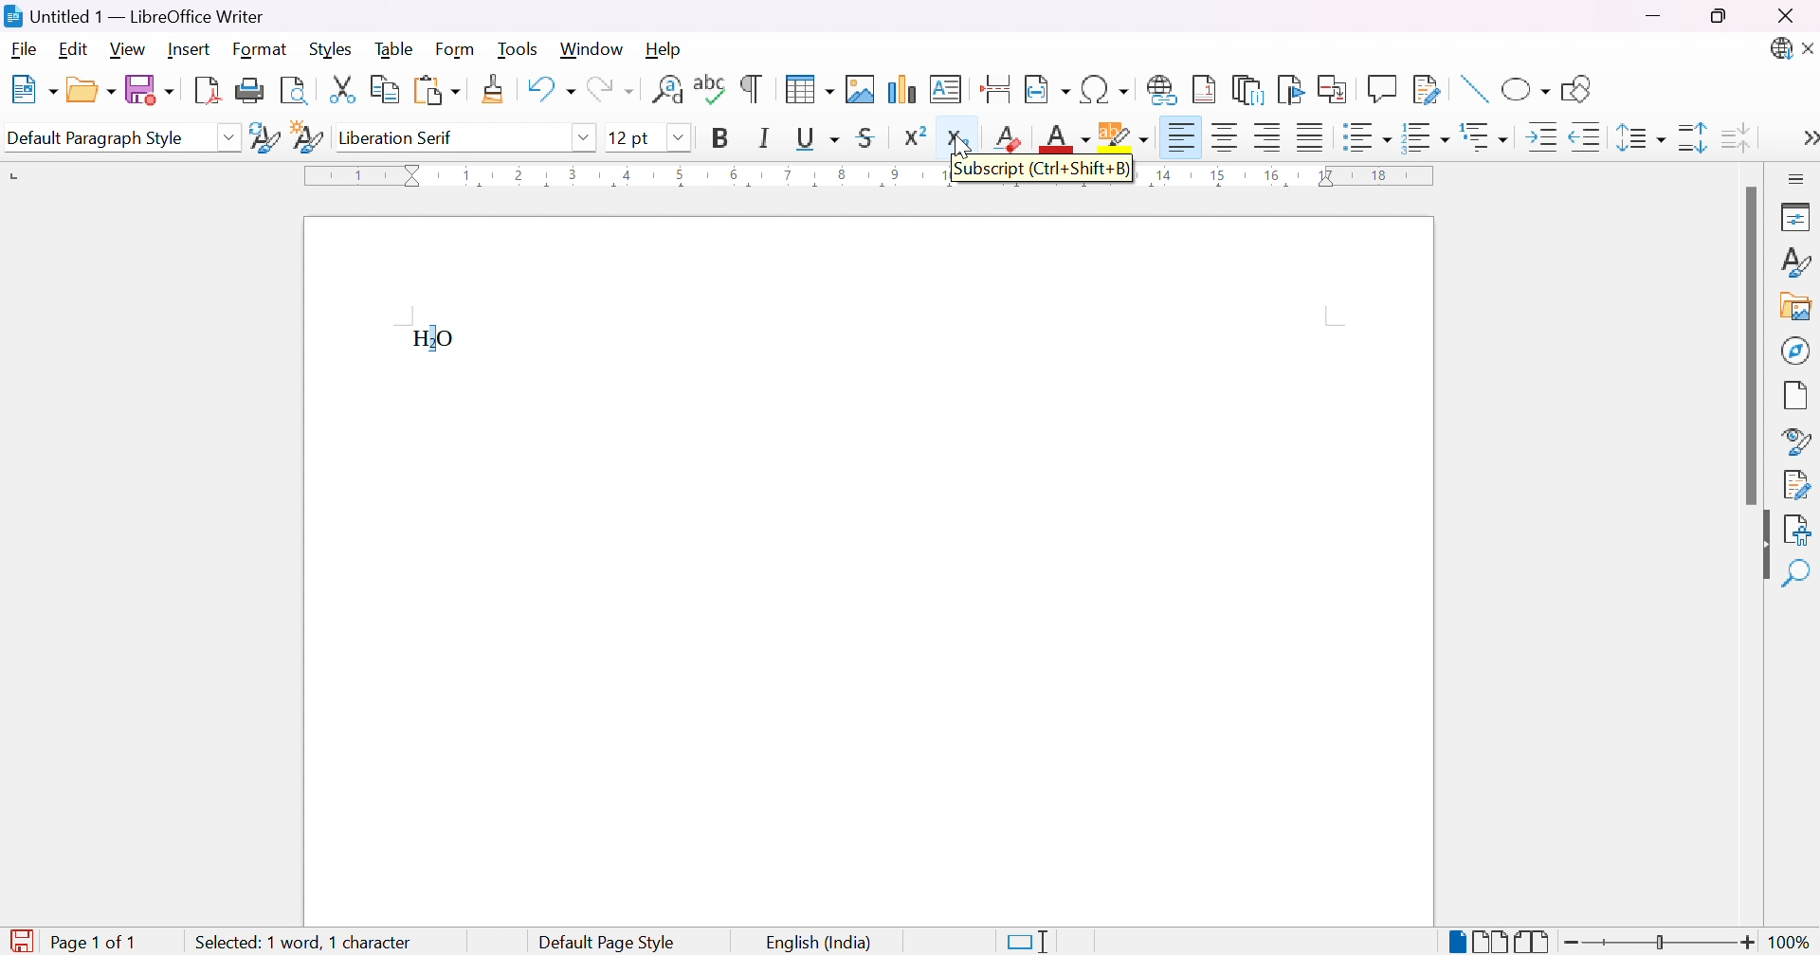  I want to click on Underline, so click(816, 137).